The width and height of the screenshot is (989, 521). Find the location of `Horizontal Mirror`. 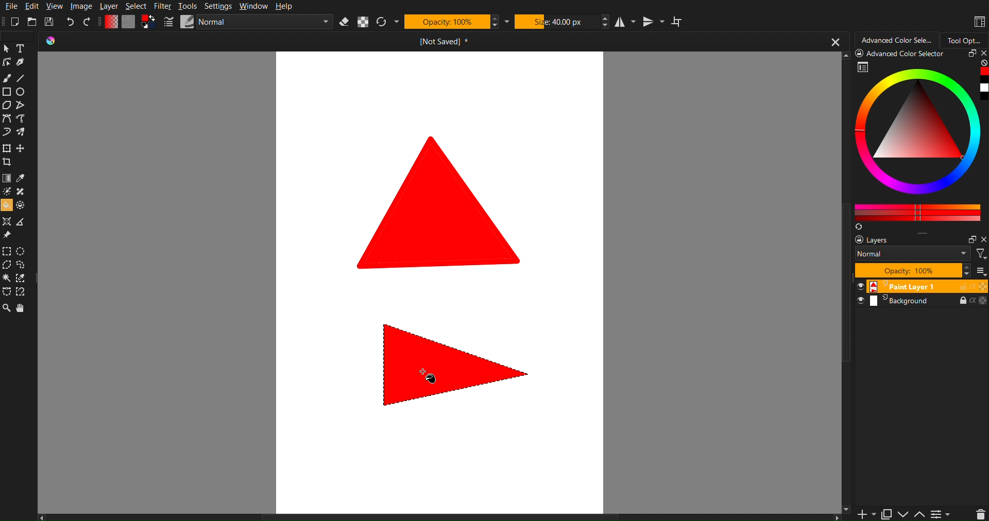

Horizontal Mirror is located at coordinates (626, 22).